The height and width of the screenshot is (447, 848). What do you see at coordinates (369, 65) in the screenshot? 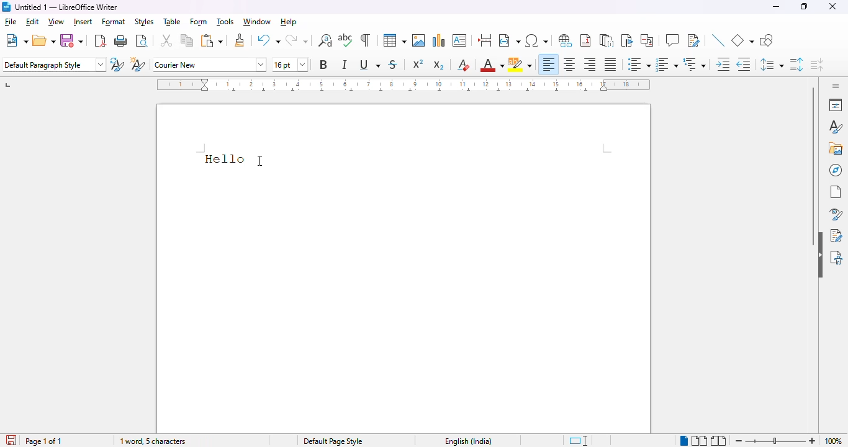
I see `underline` at bounding box center [369, 65].